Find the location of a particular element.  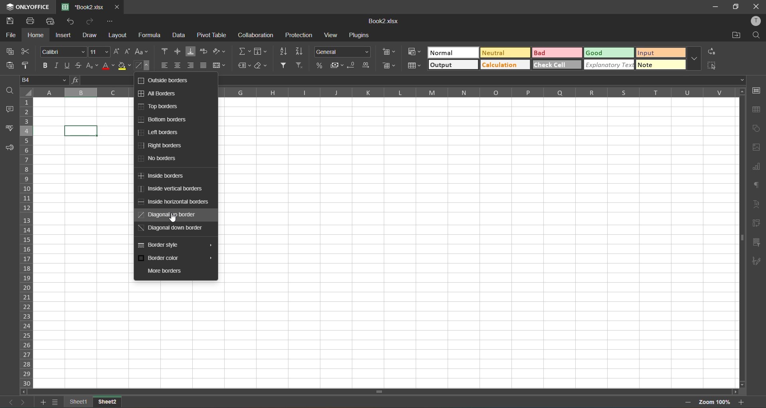

select all is located at coordinates (712, 65).